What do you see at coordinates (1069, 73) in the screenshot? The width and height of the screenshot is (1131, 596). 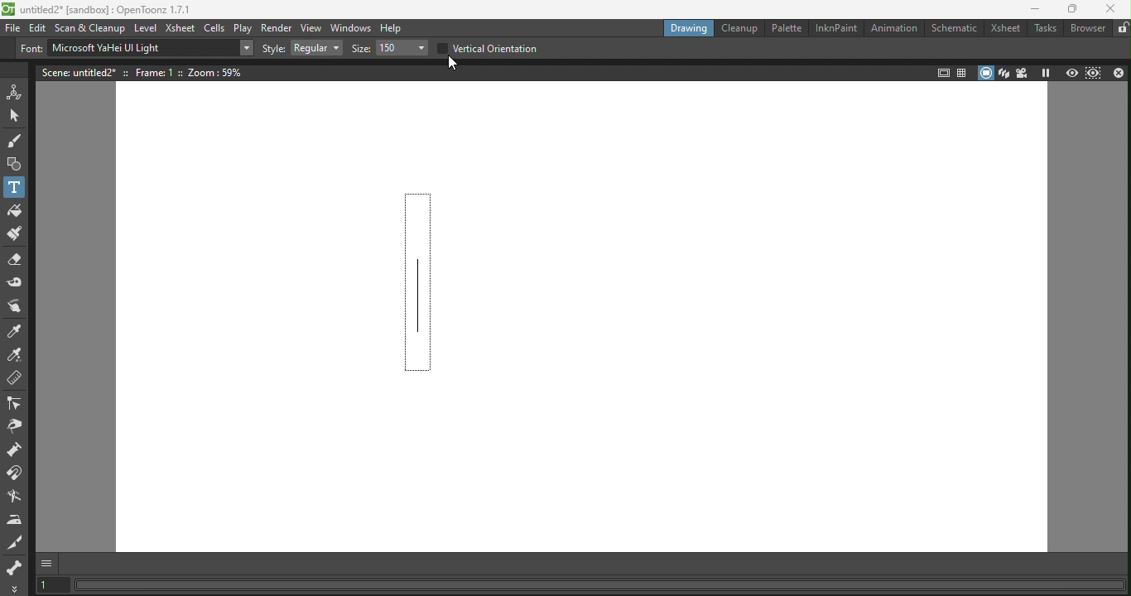 I see `Preview` at bounding box center [1069, 73].